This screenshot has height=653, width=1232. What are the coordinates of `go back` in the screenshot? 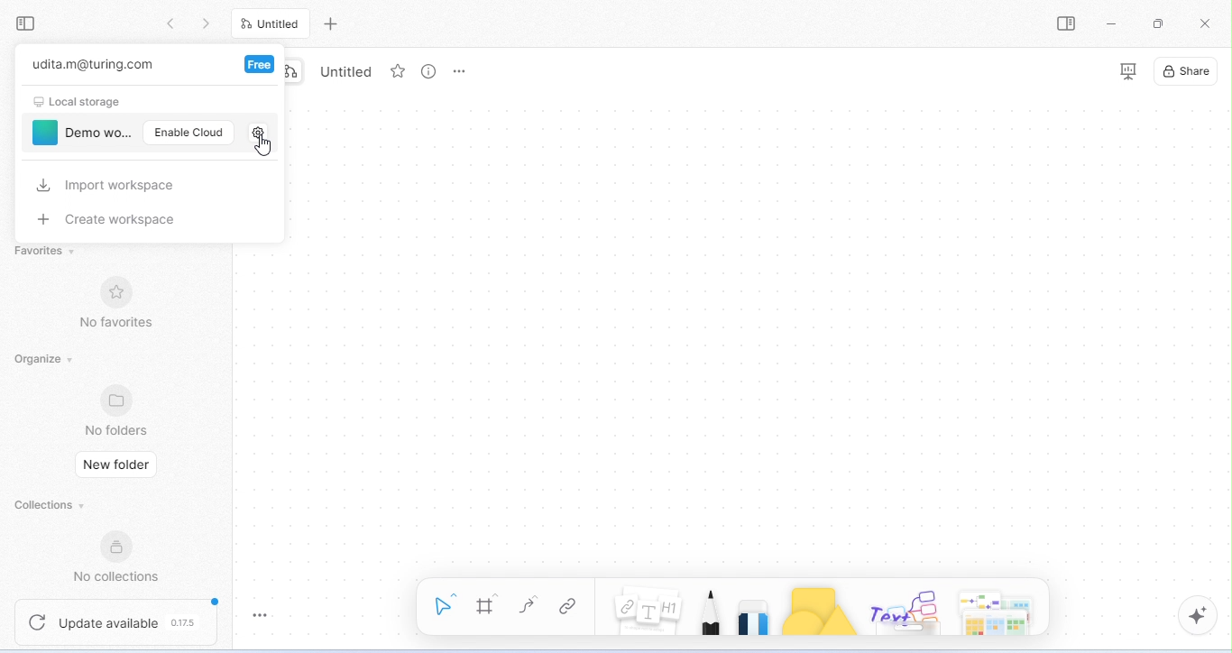 It's located at (171, 23).